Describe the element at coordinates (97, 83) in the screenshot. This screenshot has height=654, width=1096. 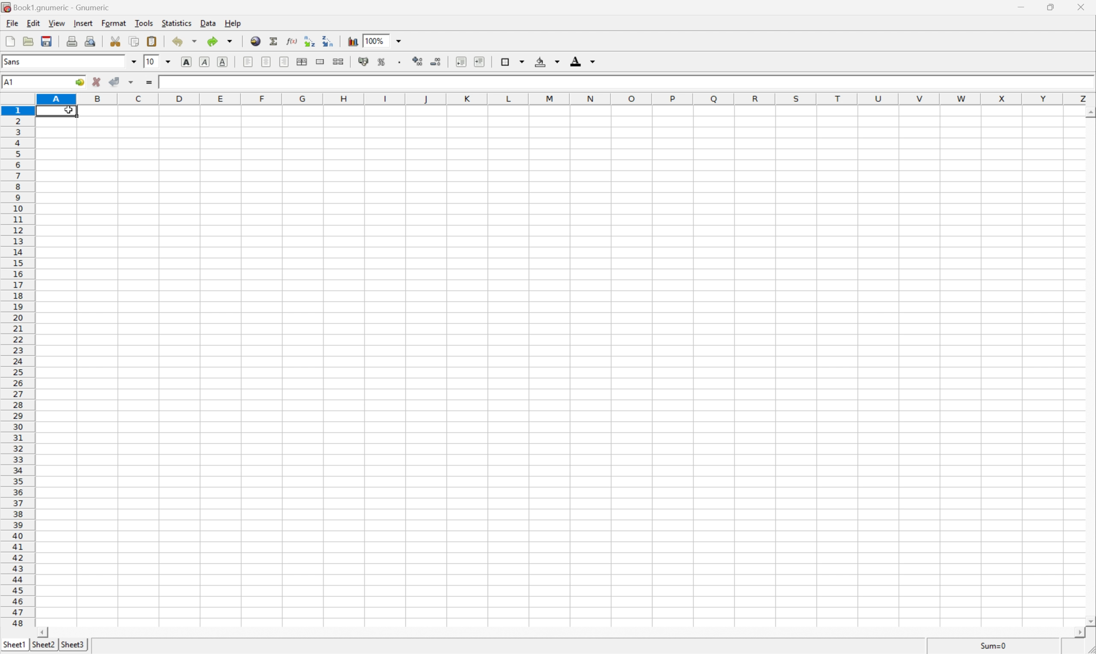
I see `cancel change` at that location.